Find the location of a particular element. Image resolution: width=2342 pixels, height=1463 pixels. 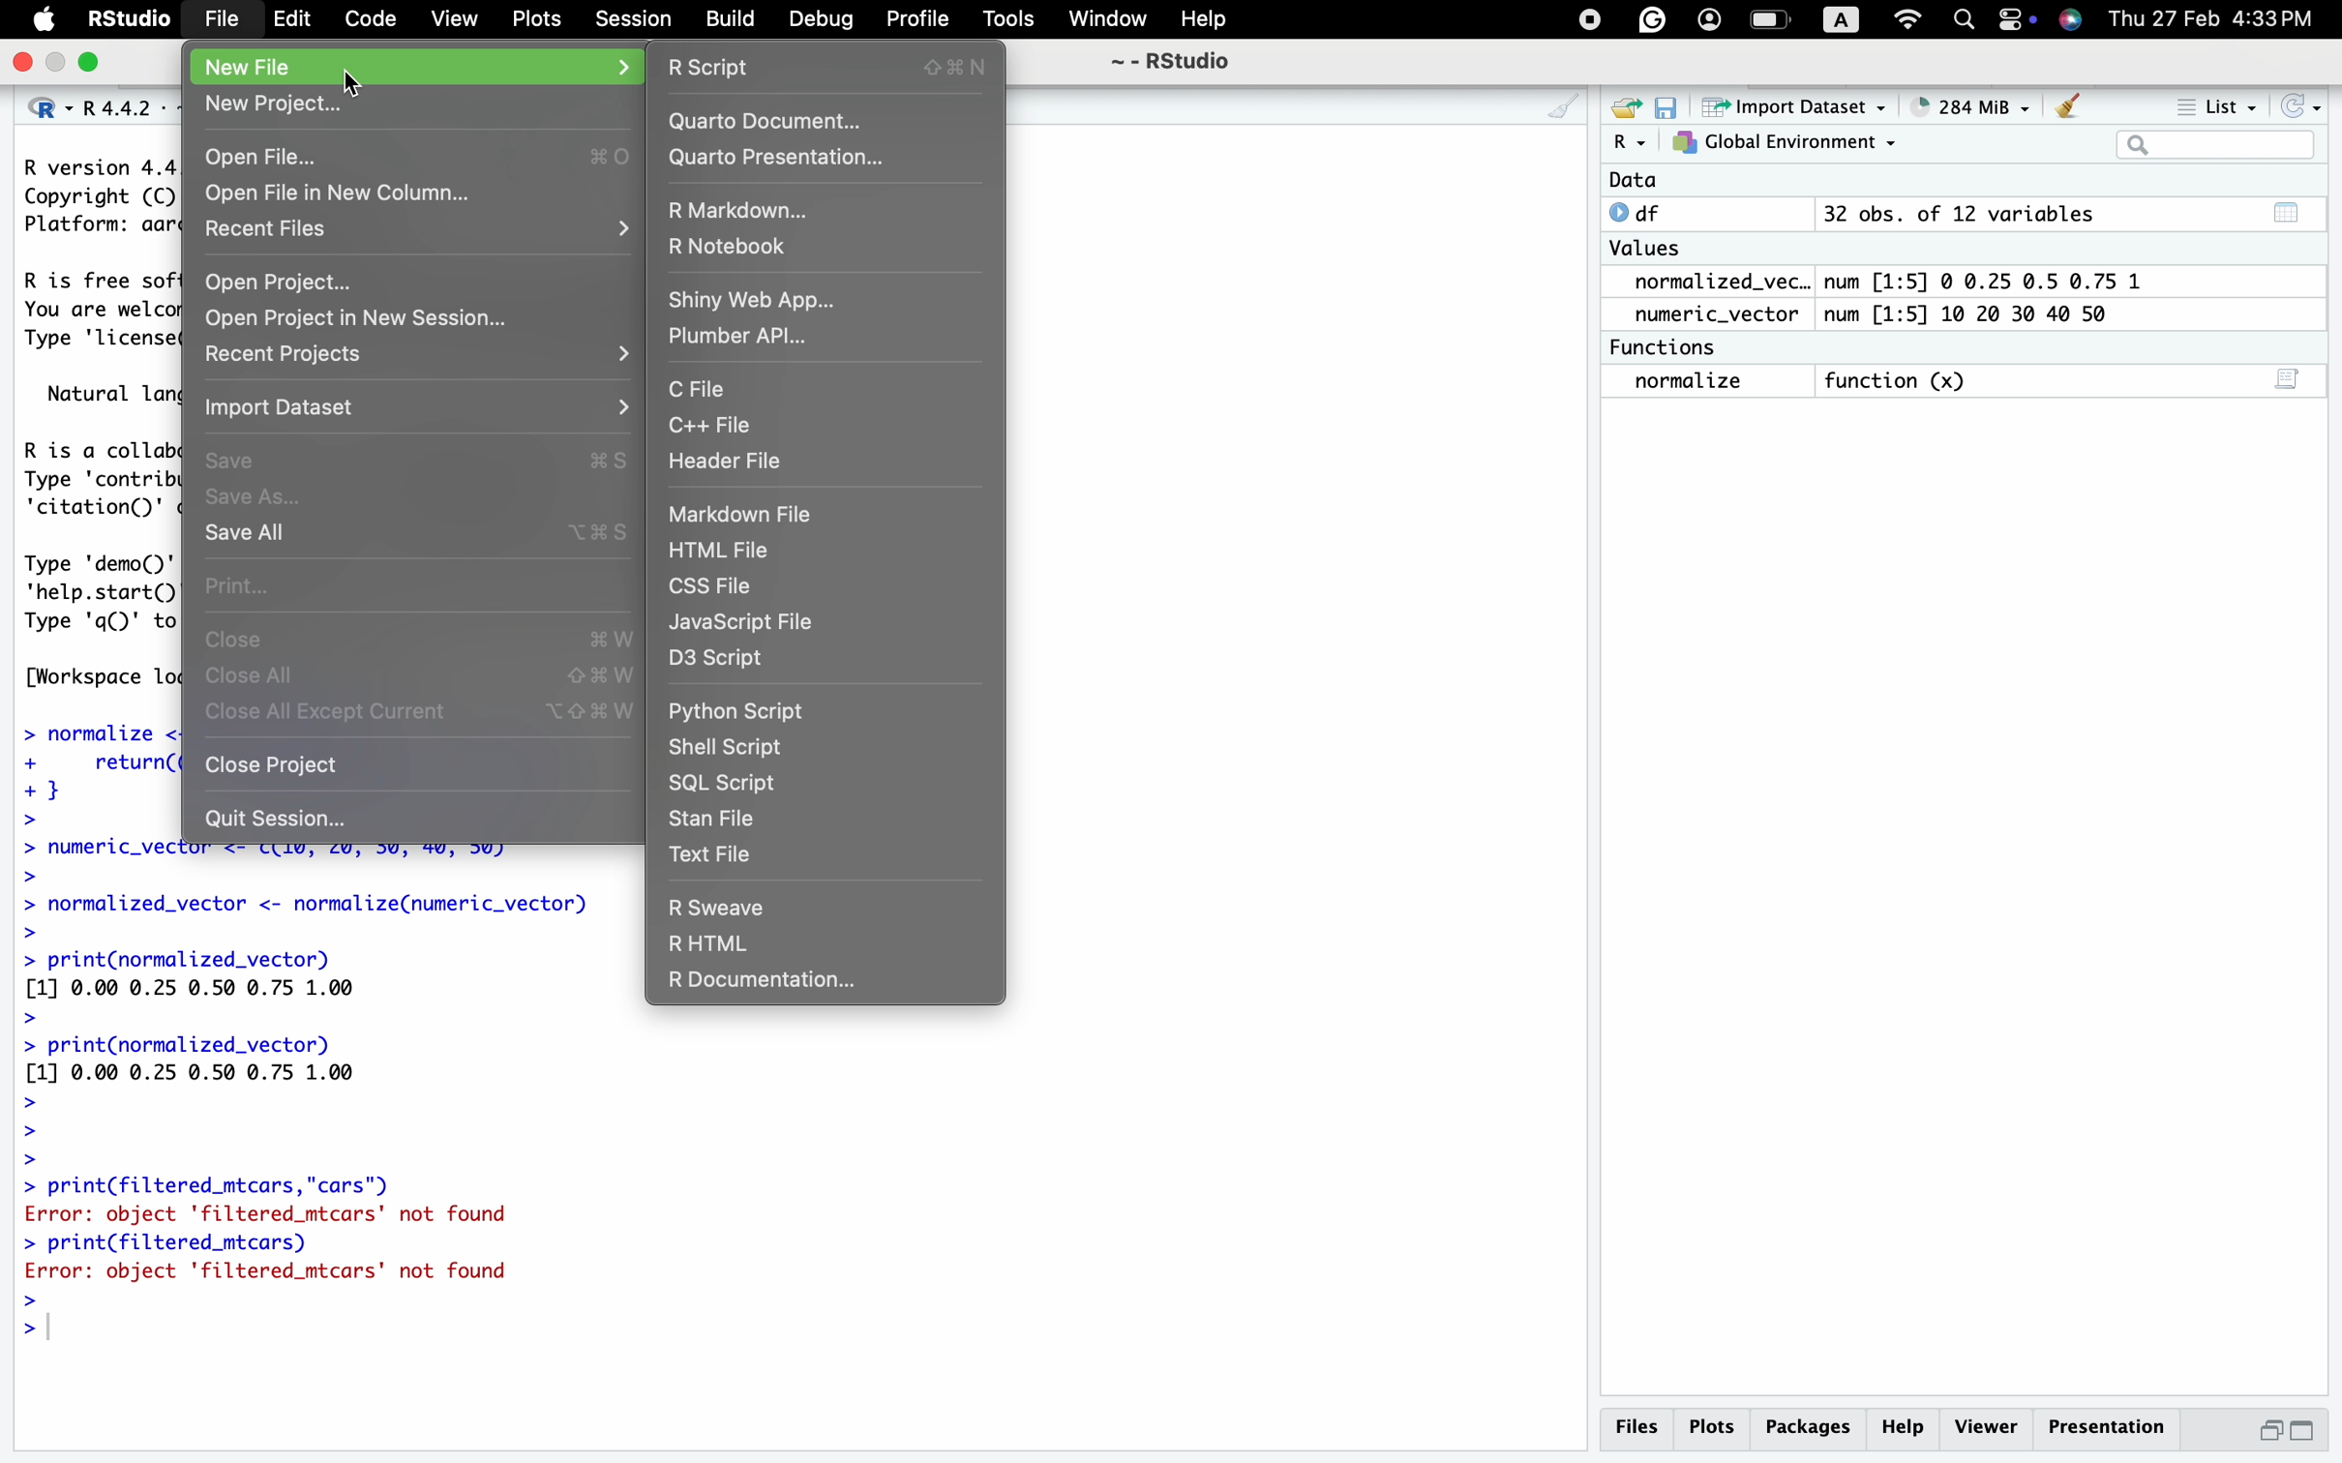

Session is located at coordinates (637, 18).